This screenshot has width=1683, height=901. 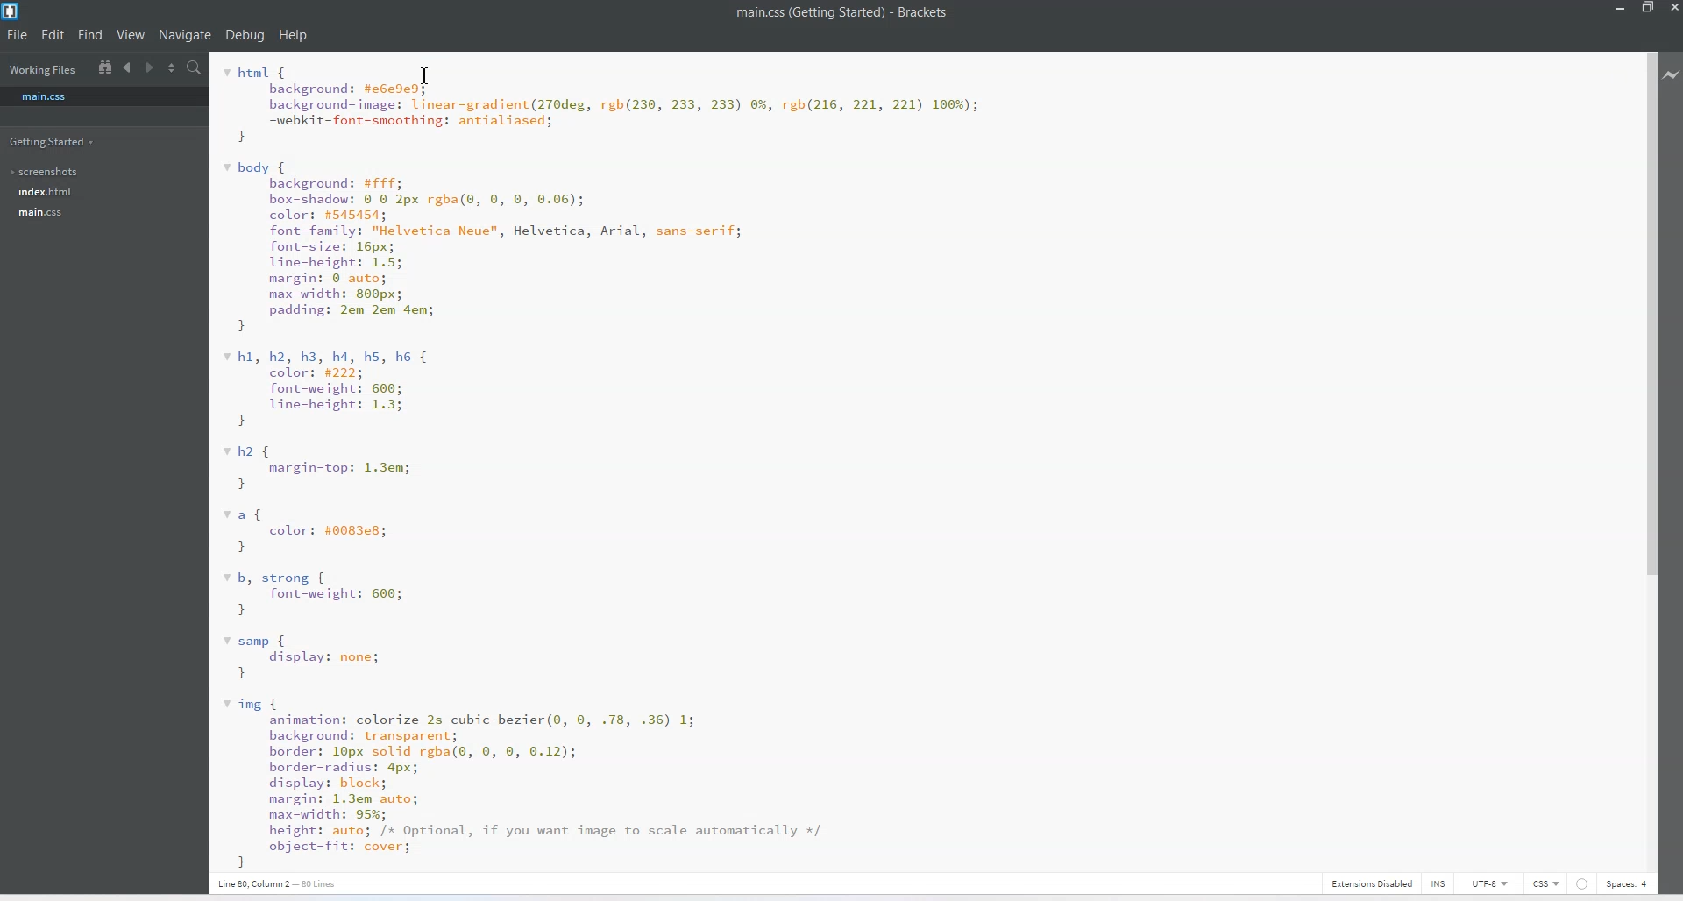 I want to click on index.html, so click(x=45, y=192).